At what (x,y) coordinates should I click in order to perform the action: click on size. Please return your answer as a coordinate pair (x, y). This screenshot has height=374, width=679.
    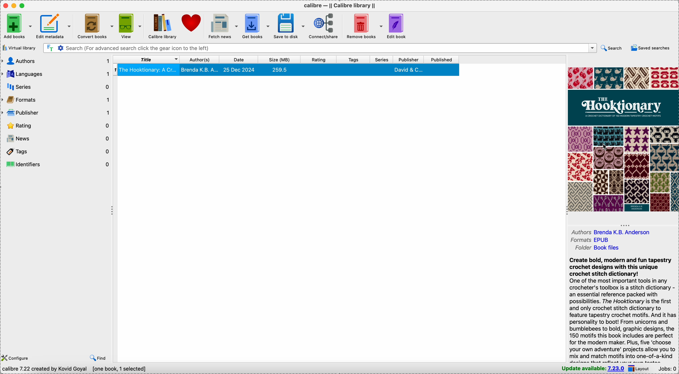
    Looking at the image, I should click on (278, 59).